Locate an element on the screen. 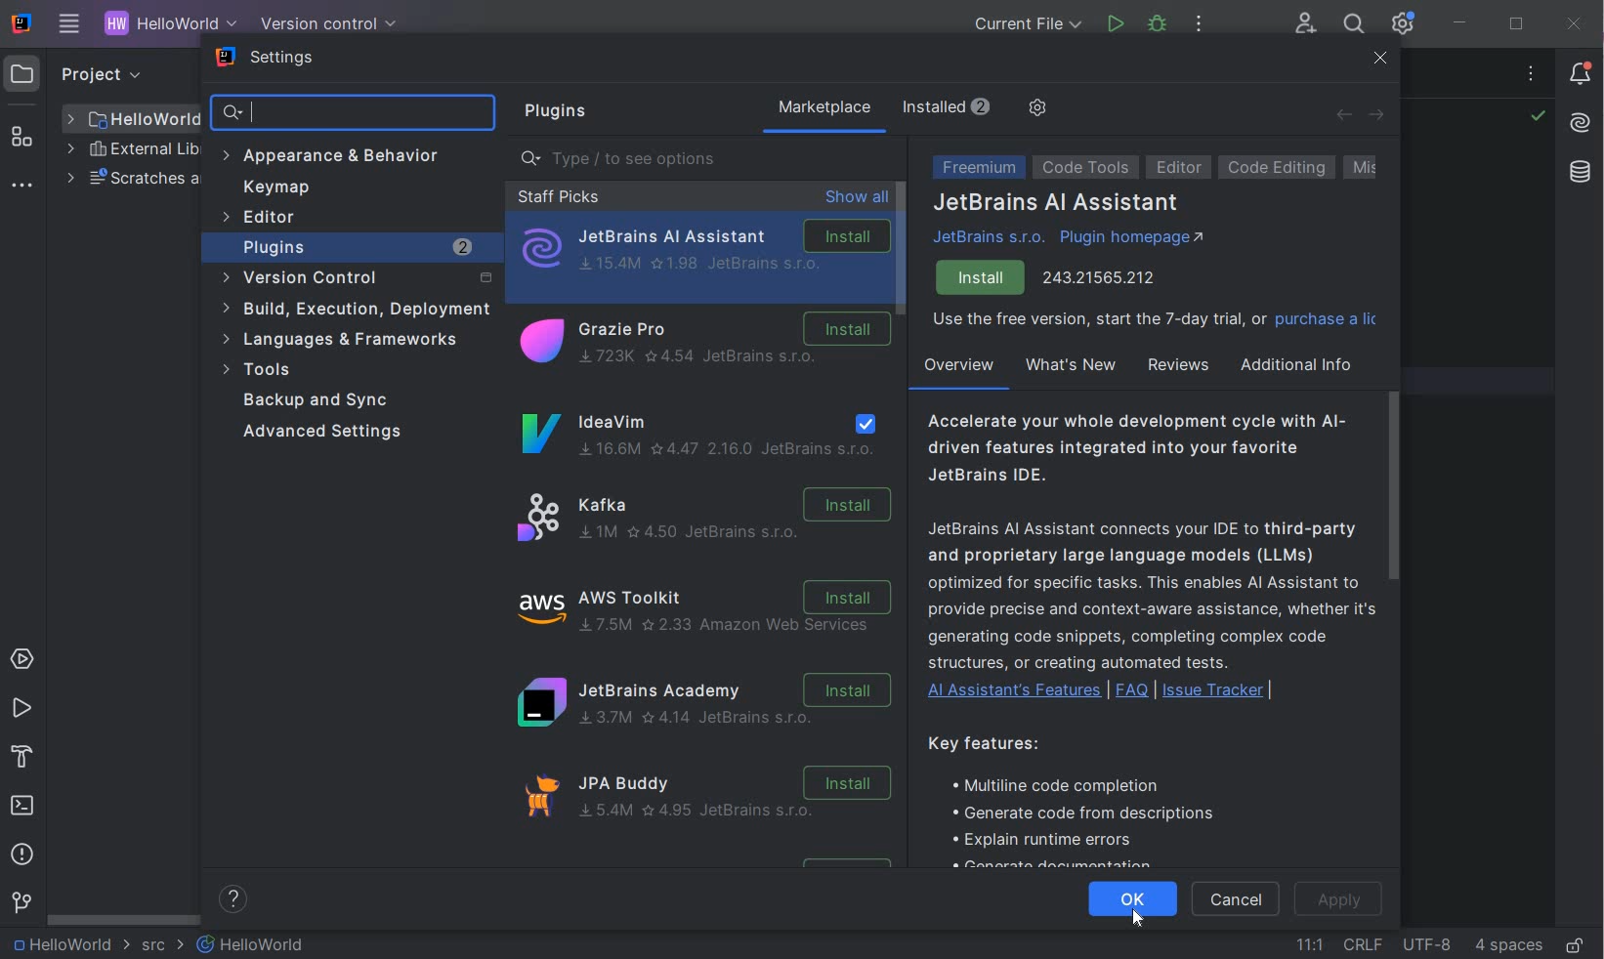 Image resolution: width=1604 pixels, height=959 pixels. FILE NAME is located at coordinates (252, 944).